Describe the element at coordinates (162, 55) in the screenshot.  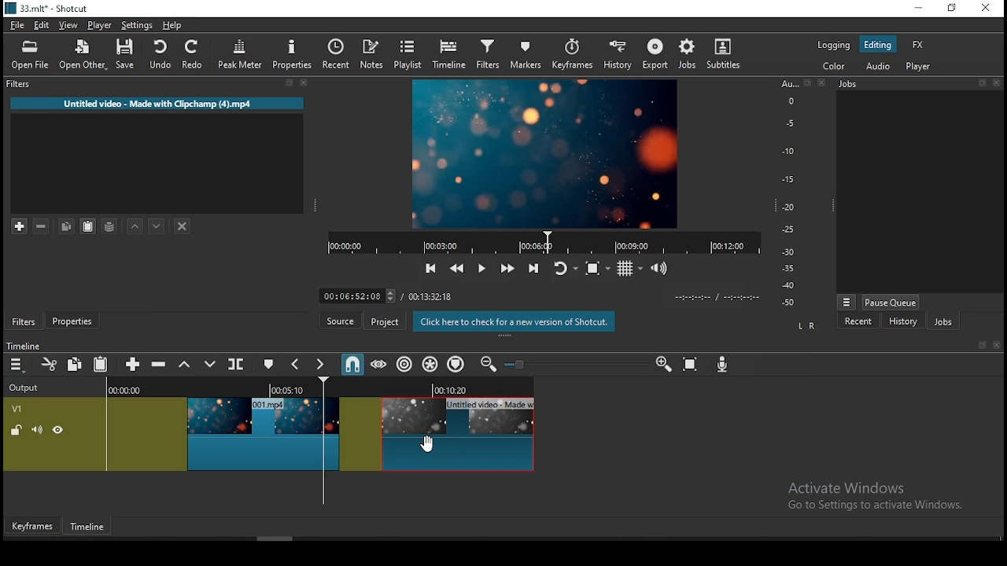
I see `undo` at that location.